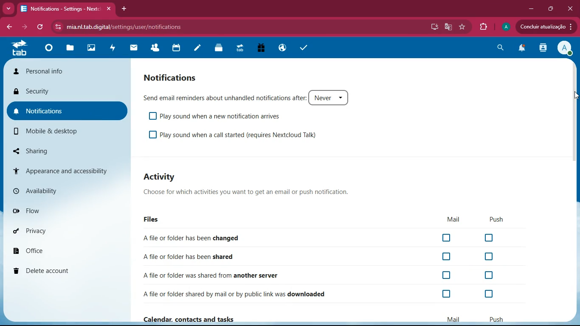 This screenshot has height=326, width=580. Describe the element at coordinates (233, 137) in the screenshot. I see `Play sound when a call started (requires Nextcloud Talk)` at that location.